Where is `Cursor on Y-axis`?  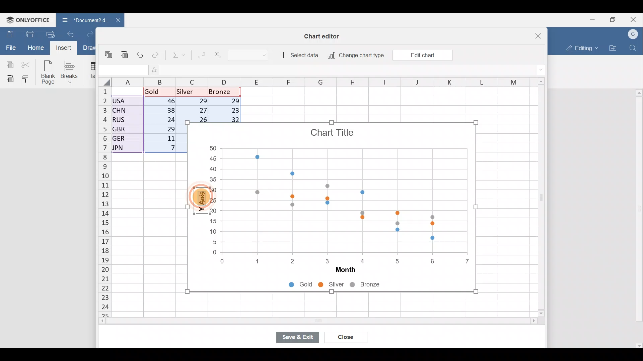
Cursor on Y-axis is located at coordinates (197, 198).